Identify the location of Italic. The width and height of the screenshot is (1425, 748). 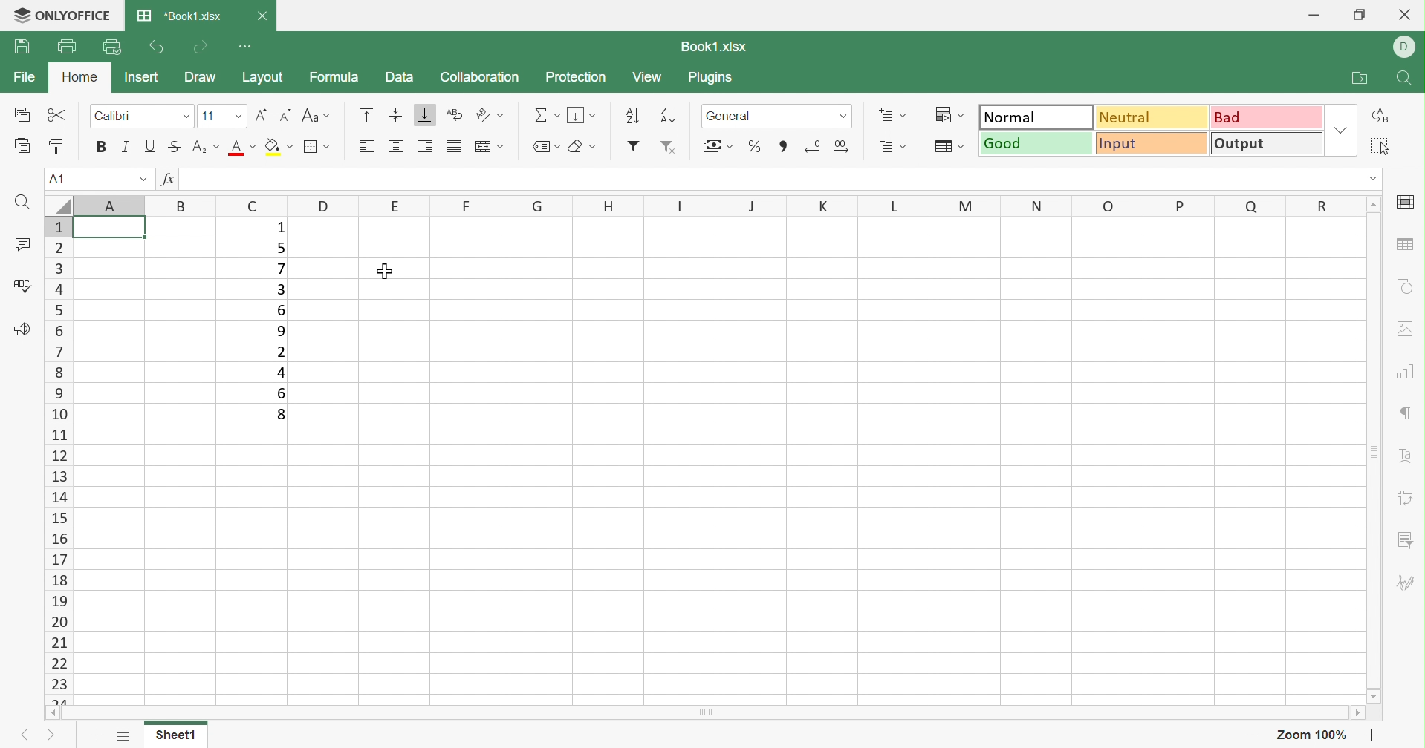
(127, 148).